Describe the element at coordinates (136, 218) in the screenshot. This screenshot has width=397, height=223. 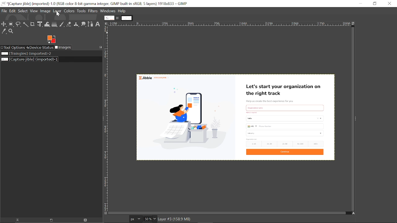
I see `Current image units` at that location.